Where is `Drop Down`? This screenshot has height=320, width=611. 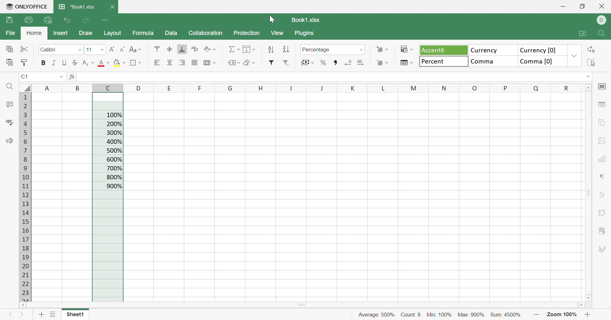 Drop Down is located at coordinates (79, 50).